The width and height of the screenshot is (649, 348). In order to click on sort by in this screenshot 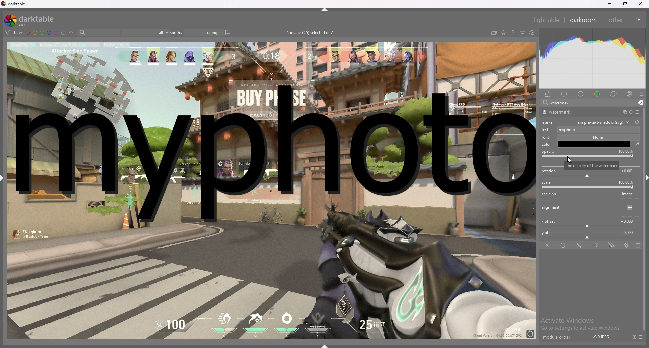, I will do `click(196, 33)`.